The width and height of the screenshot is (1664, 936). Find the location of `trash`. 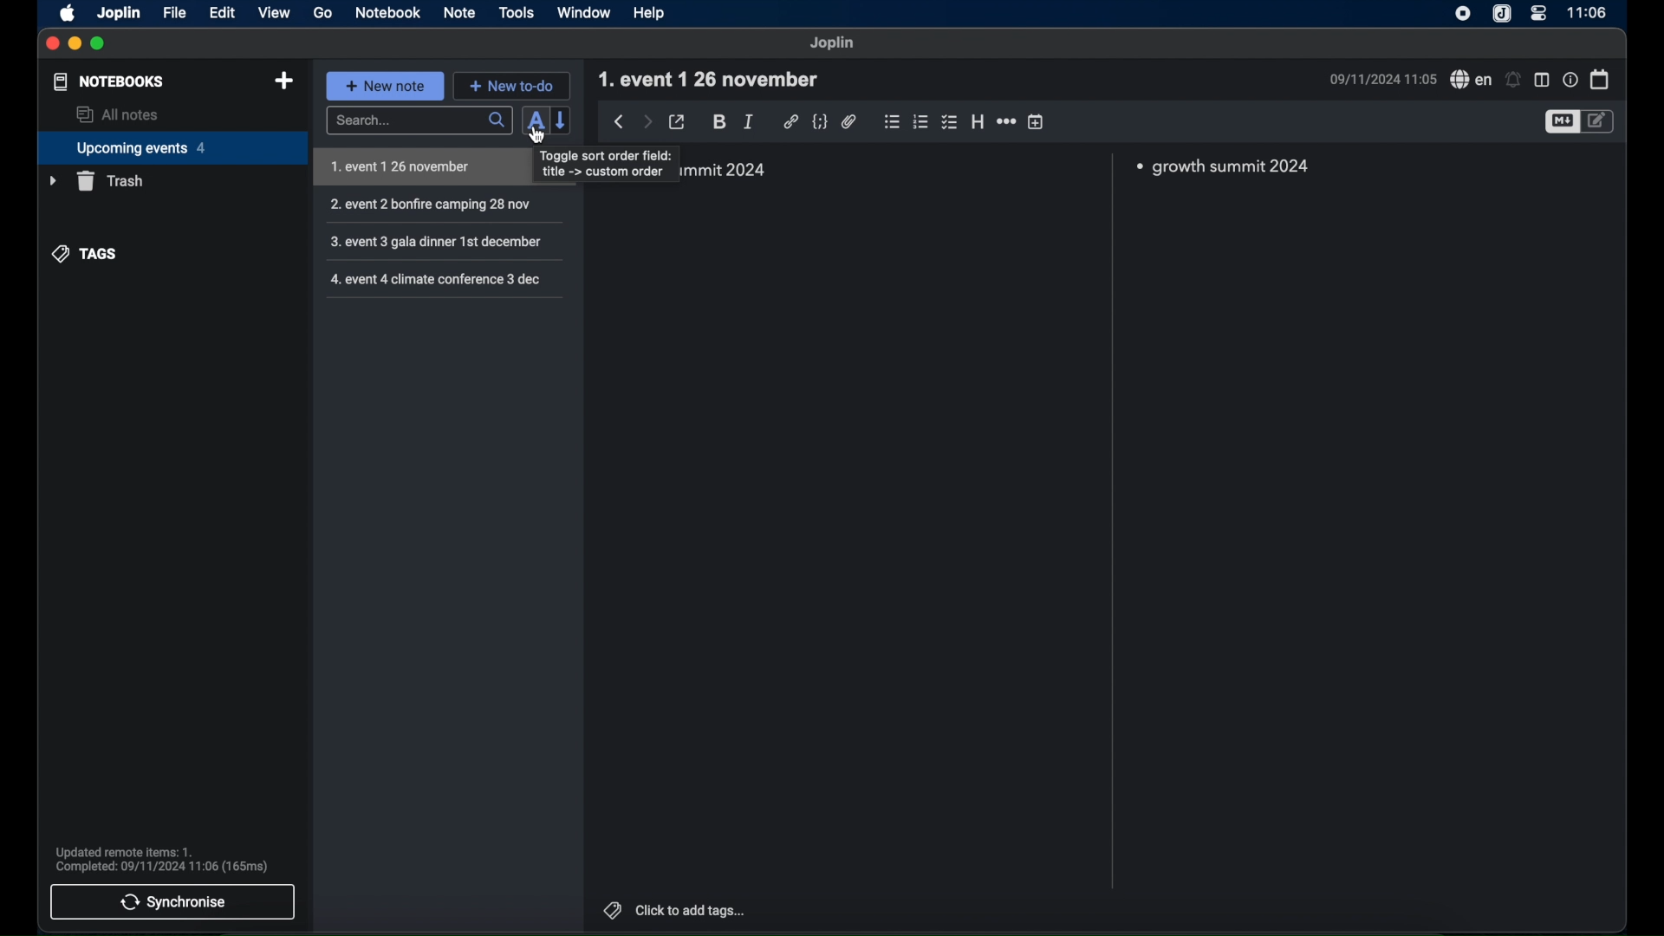

trash is located at coordinates (96, 181).